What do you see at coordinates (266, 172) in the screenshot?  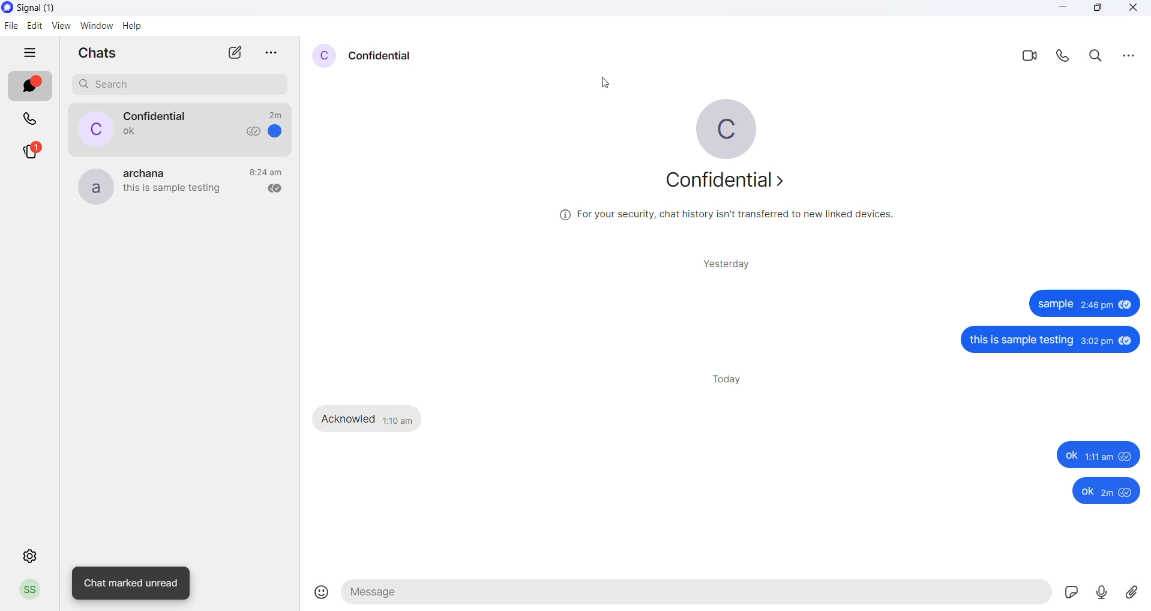 I see `last message time` at bounding box center [266, 172].